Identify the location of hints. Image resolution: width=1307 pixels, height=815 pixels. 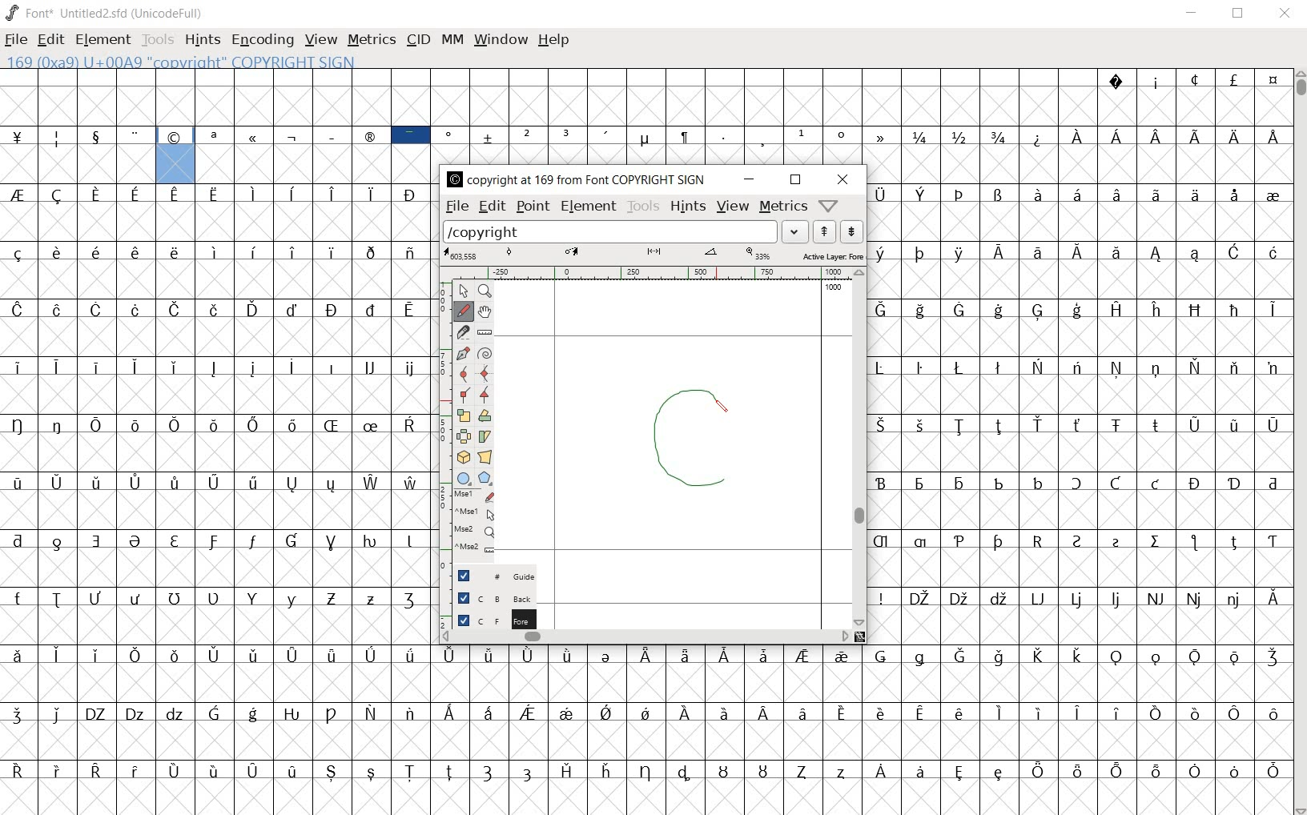
(201, 41).